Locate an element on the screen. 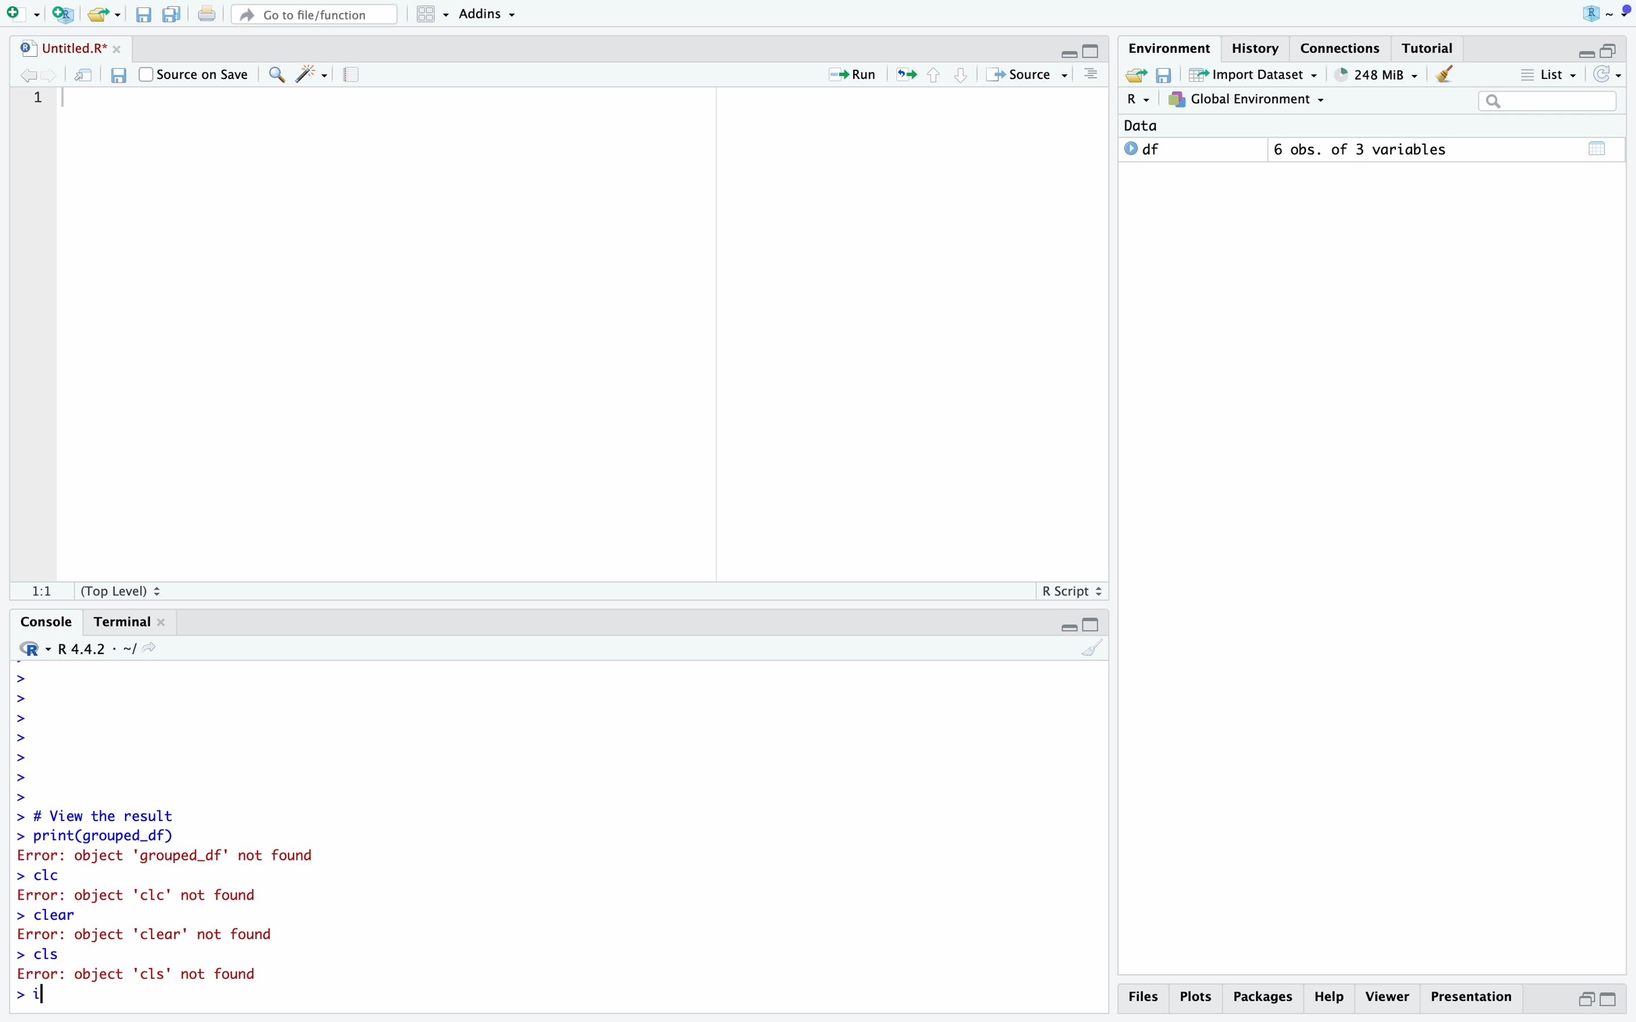 The height and width of the screenshot is (1022, 1636). Go to next location is located at coordinates (50, 76).